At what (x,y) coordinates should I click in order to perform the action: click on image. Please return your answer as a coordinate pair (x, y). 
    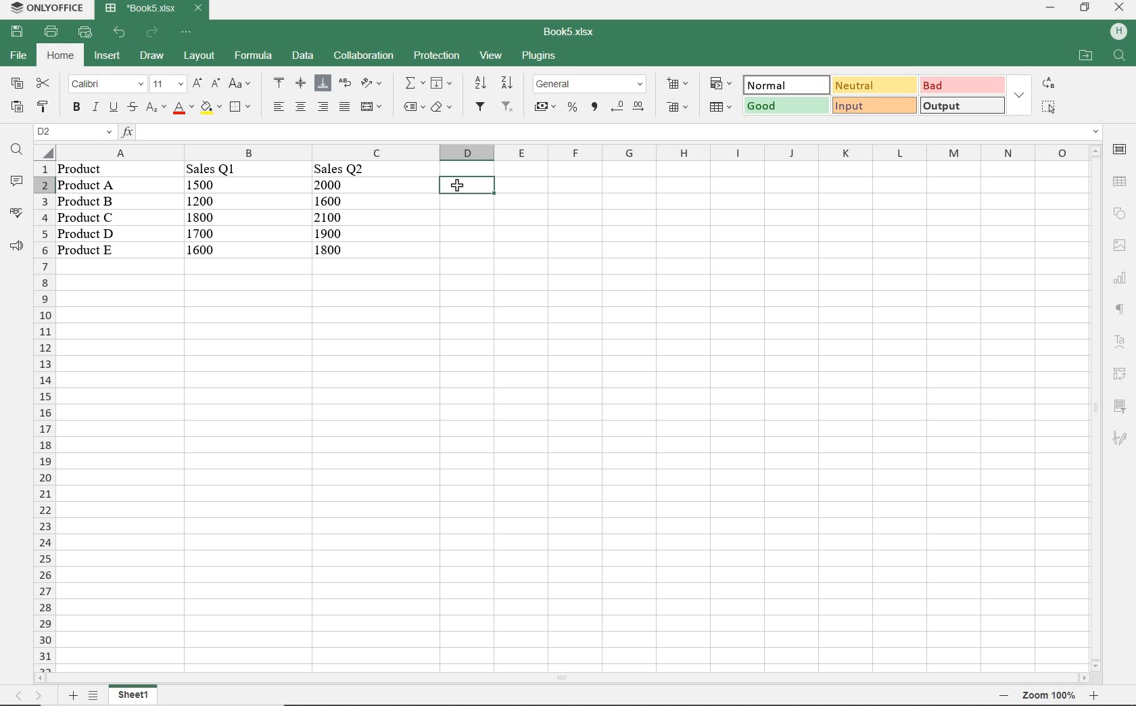
    Looking at the image, I should click on (1121, 245).